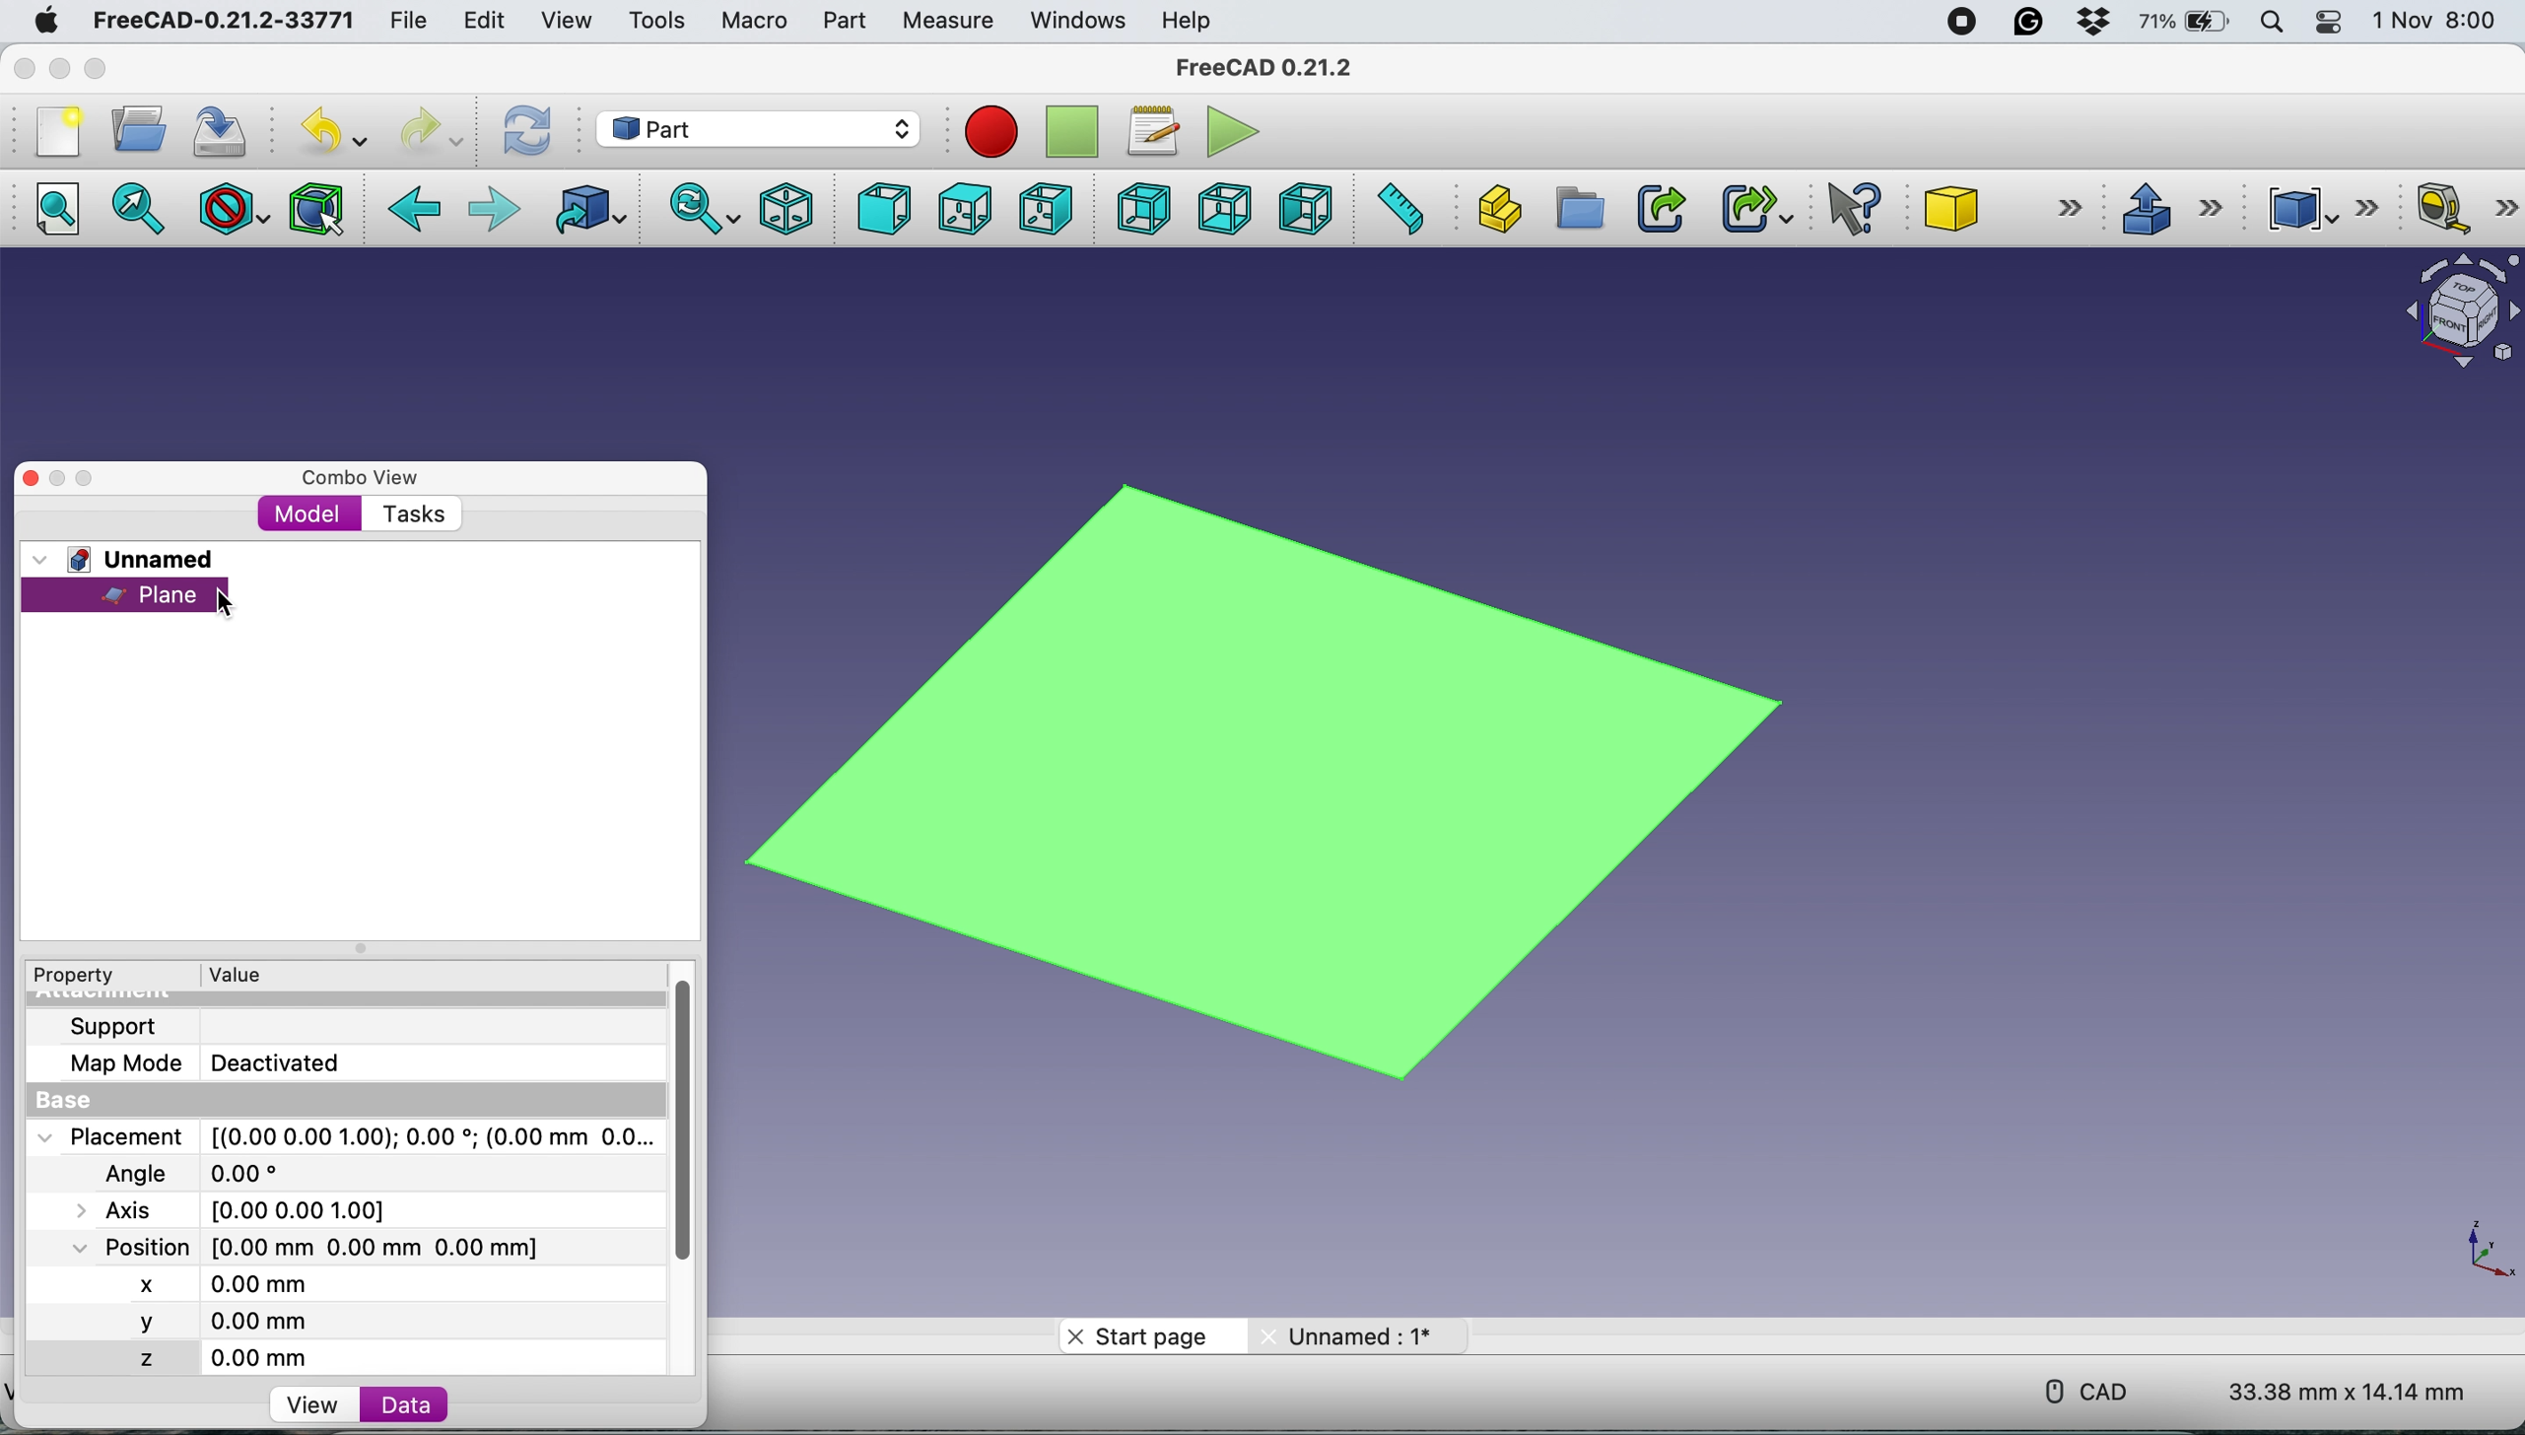  What do you see at coordinates (1949, 22) in the screenshot?
I see `screen recorder` at bounding box center [1949, 22].